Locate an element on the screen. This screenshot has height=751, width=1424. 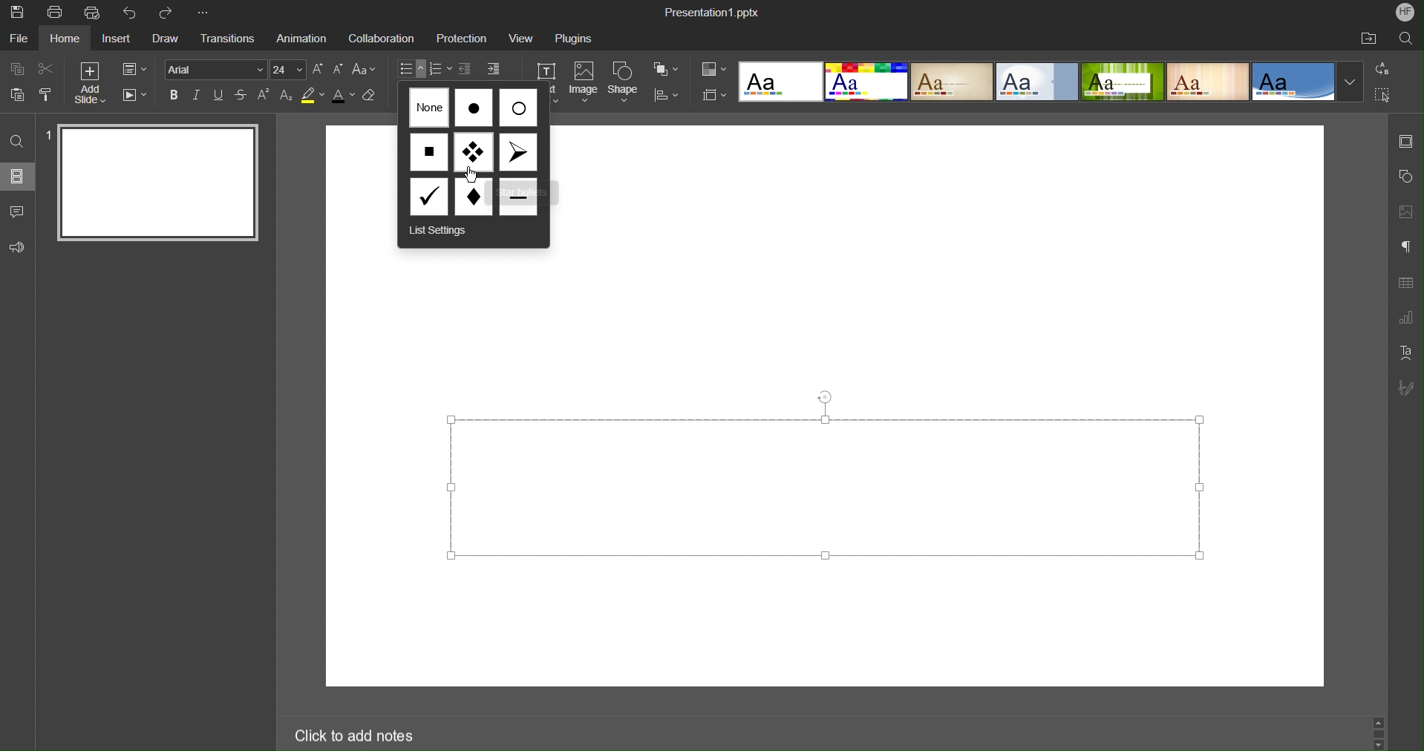
Presentation1.pptx is located at coordinates (711, 10).